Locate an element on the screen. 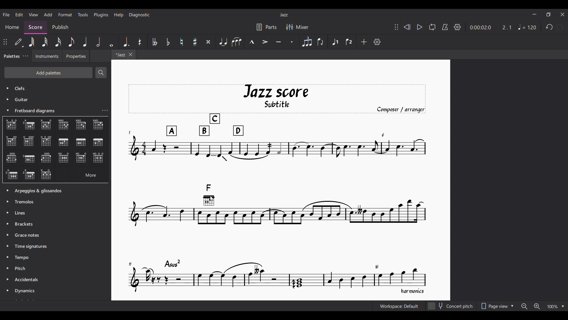  Chart 16 is located at coordinates (98, 159).